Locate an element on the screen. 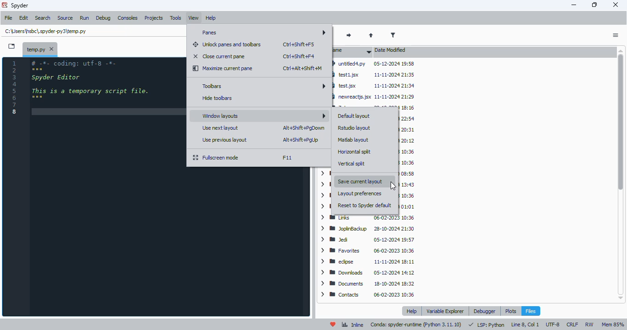 Image resolution: width=627 pixels, height=330 pixels. shortcut for maximize current pane is located at coordinates (302, 68).